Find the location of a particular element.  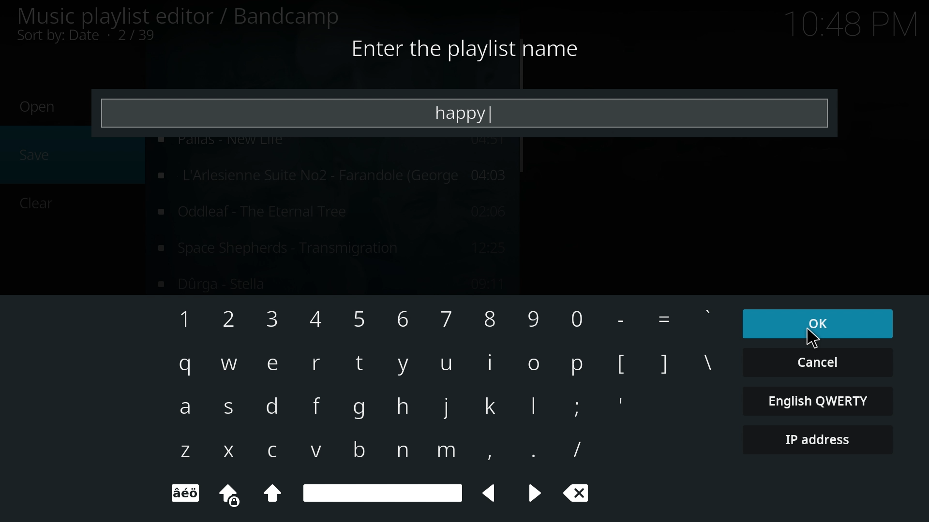

Time is located at coordinates (851, 23).